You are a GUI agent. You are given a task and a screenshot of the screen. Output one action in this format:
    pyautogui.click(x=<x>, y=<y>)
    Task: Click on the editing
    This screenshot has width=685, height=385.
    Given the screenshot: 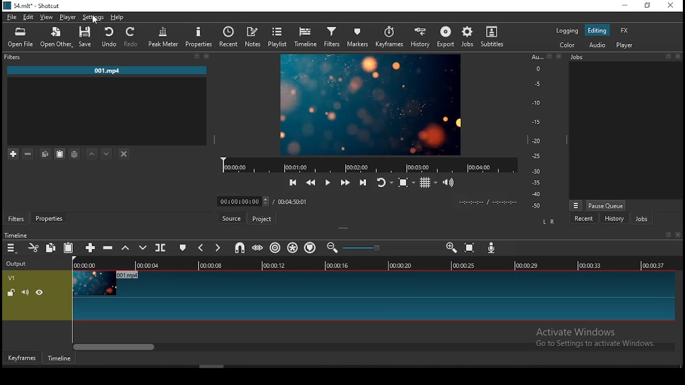 What is the action you would take?
    pyautogui.click(x=597, y=30)
    